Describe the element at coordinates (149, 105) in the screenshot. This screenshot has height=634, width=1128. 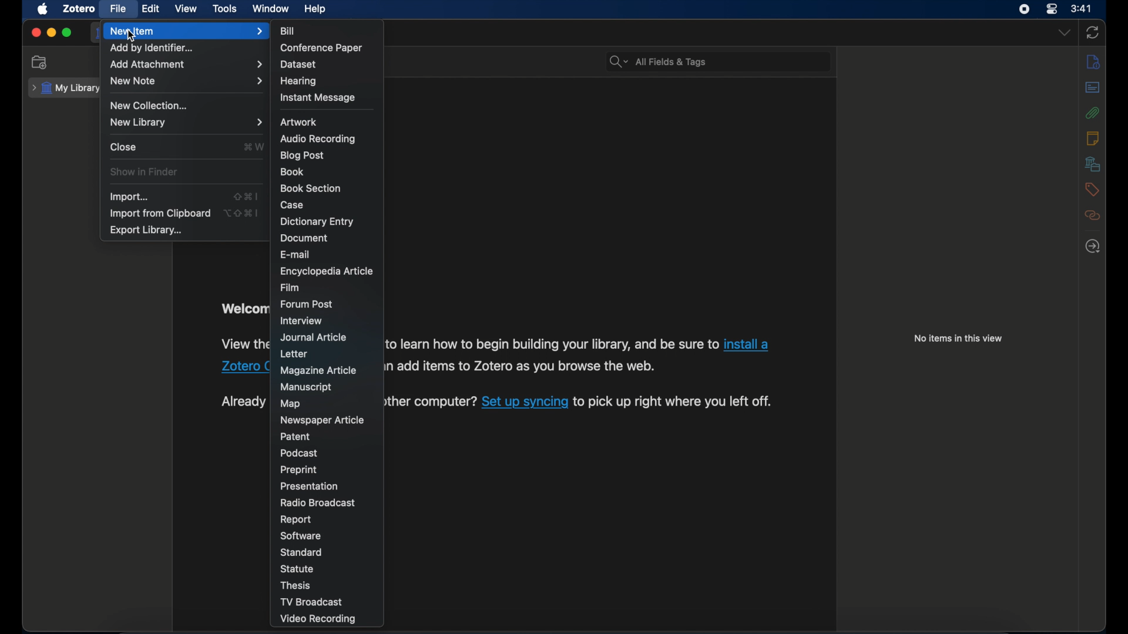
I see `new collection` at that location.